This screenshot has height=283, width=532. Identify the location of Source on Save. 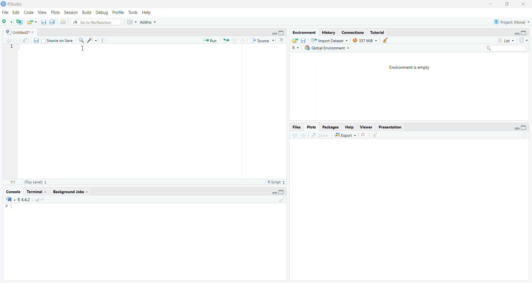
(57, 41).